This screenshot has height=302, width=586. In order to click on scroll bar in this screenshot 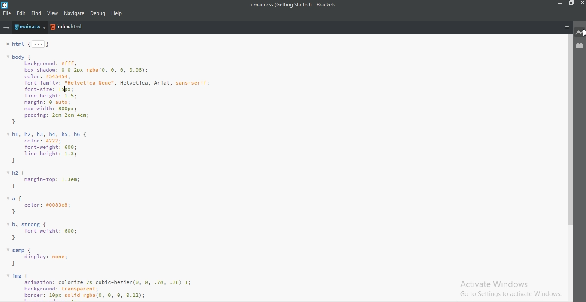, I will do `click(568, 130)`.